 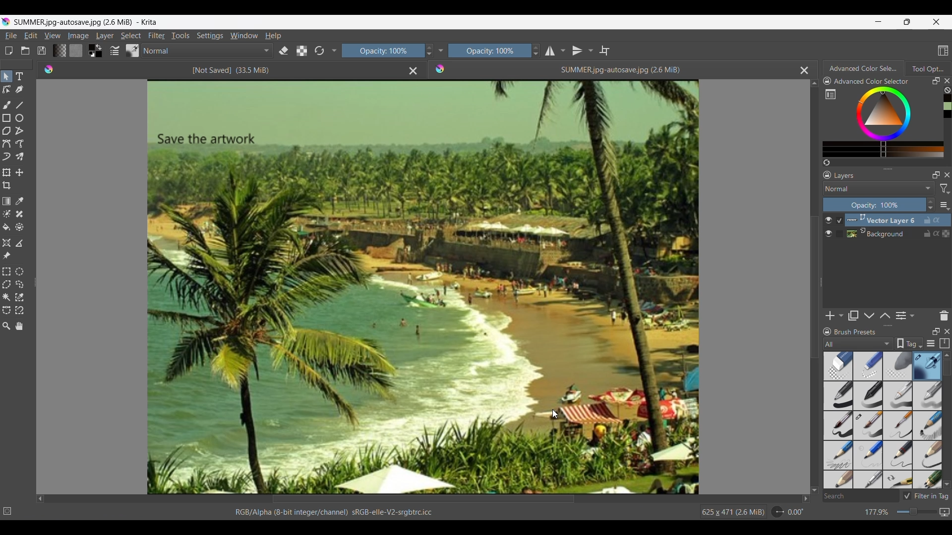 What do you see at coordinates (180, 36) in the screenshot?
I see `Tools` at bounding box center [180, 36].